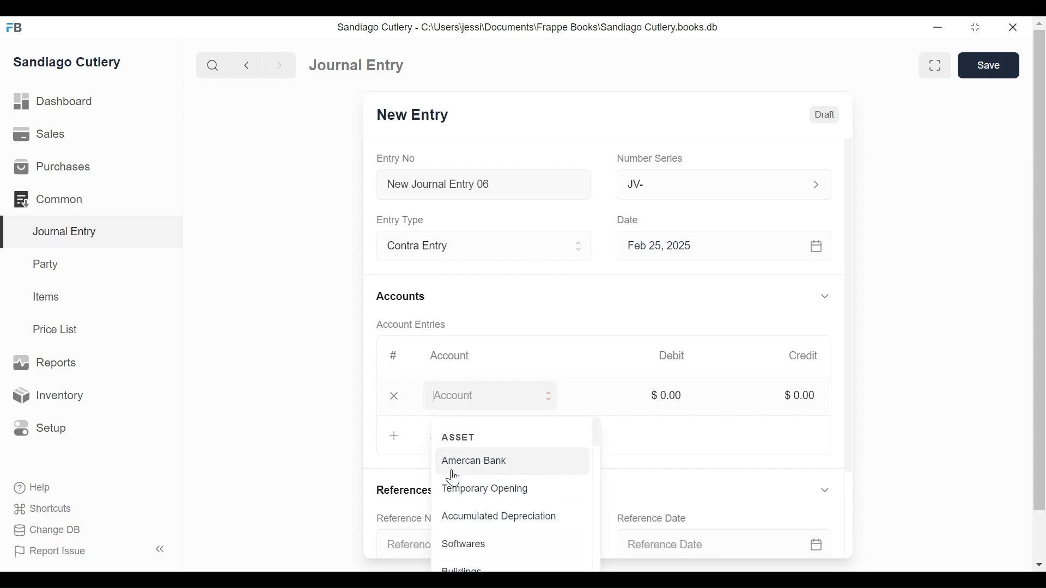 Image resolution: width=1046 pixels, height=588 pixels. Describe the element at coordinates (463, 545) in the screenshot. I see `Softwares` at that location.